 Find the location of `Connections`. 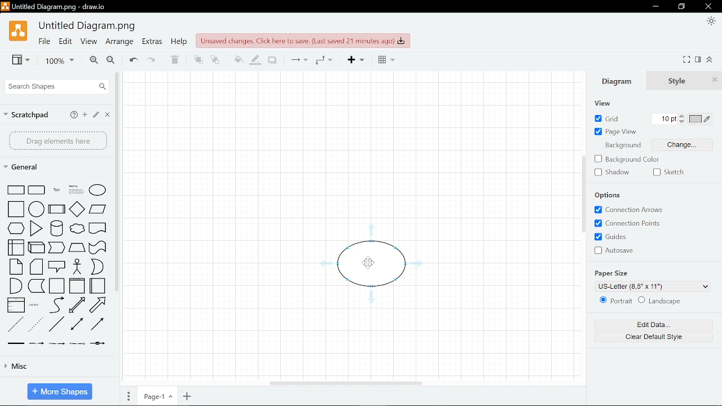

Connections is located at coordinates (296, 60).